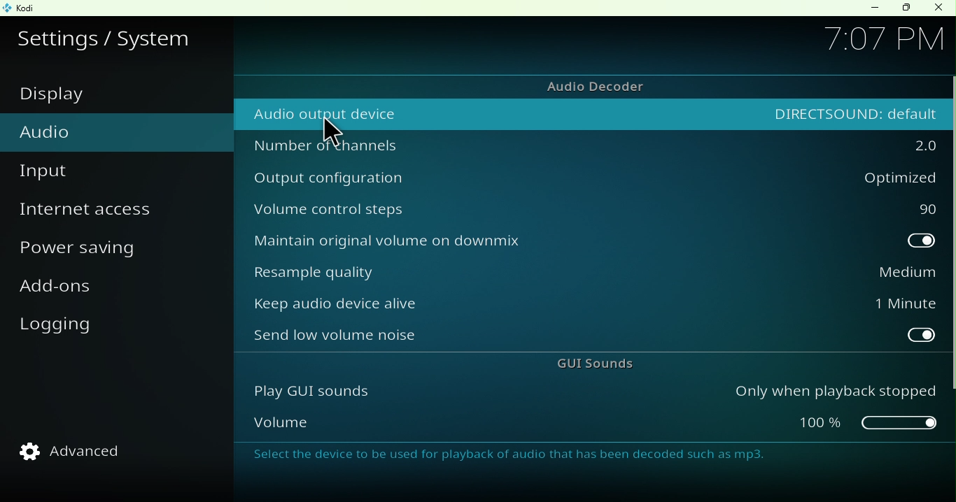 This screenshot has width=956, height=502. What do you see at coordinates (856, 336) in the screenshot?
I see `toggle` at bounding box center [856, 336].